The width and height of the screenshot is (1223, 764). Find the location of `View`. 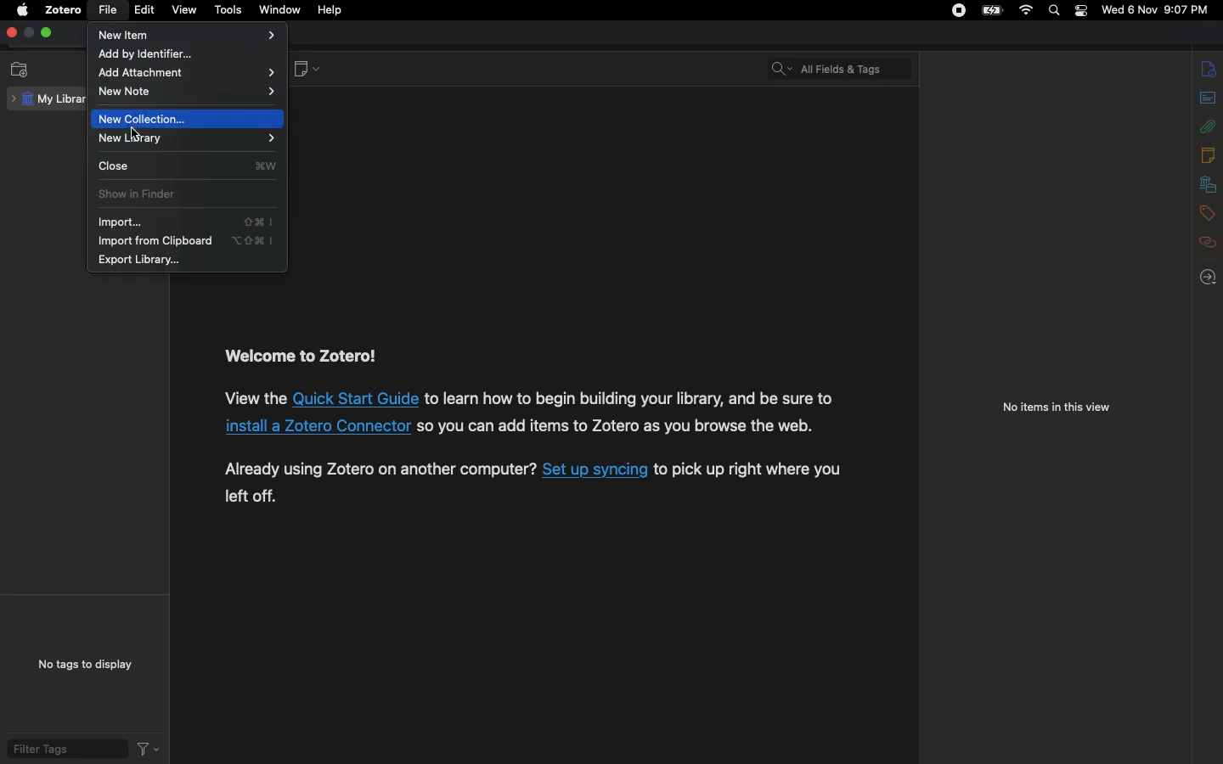

View is located at coordinates (187, 11).